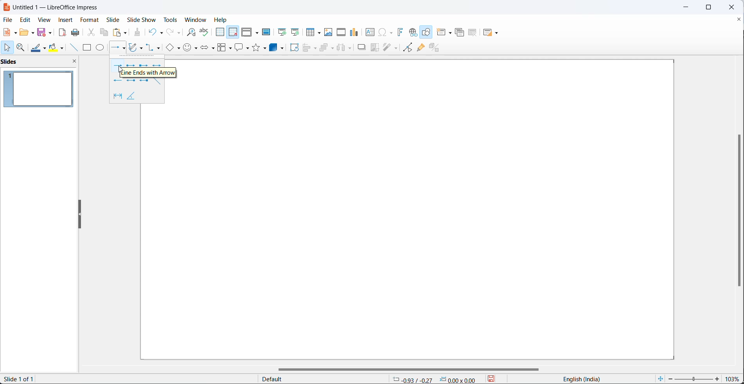  I want to click on insert text, so click(368, 32).